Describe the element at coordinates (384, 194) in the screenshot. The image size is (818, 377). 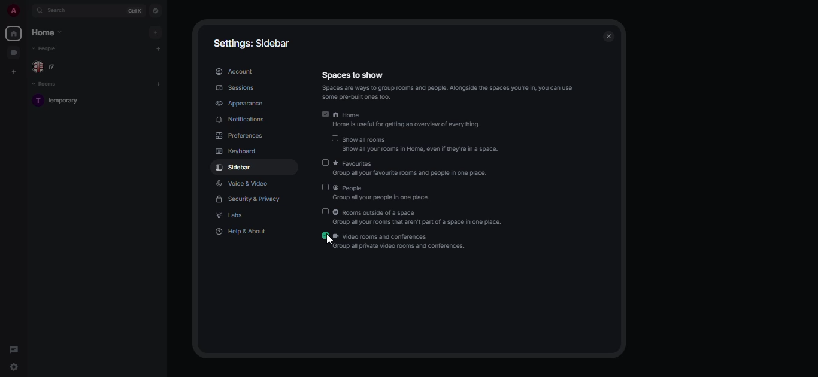
I see `people` at that location.